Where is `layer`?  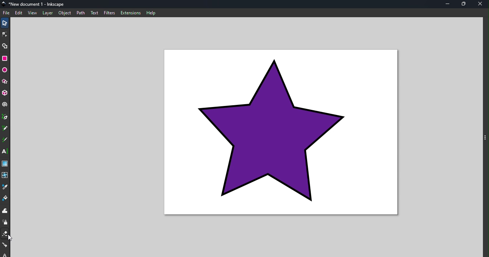
layer is located at coordinates (48, 13).